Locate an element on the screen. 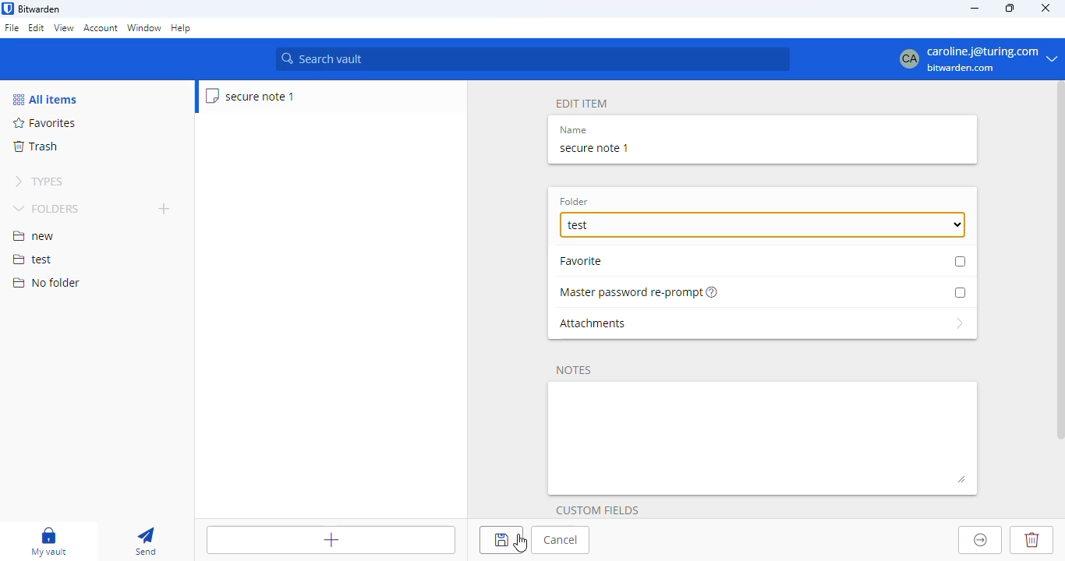 Image resolution: width=1065 pixels, height=561 pixels. my vault is located at coordinates (48, 542).